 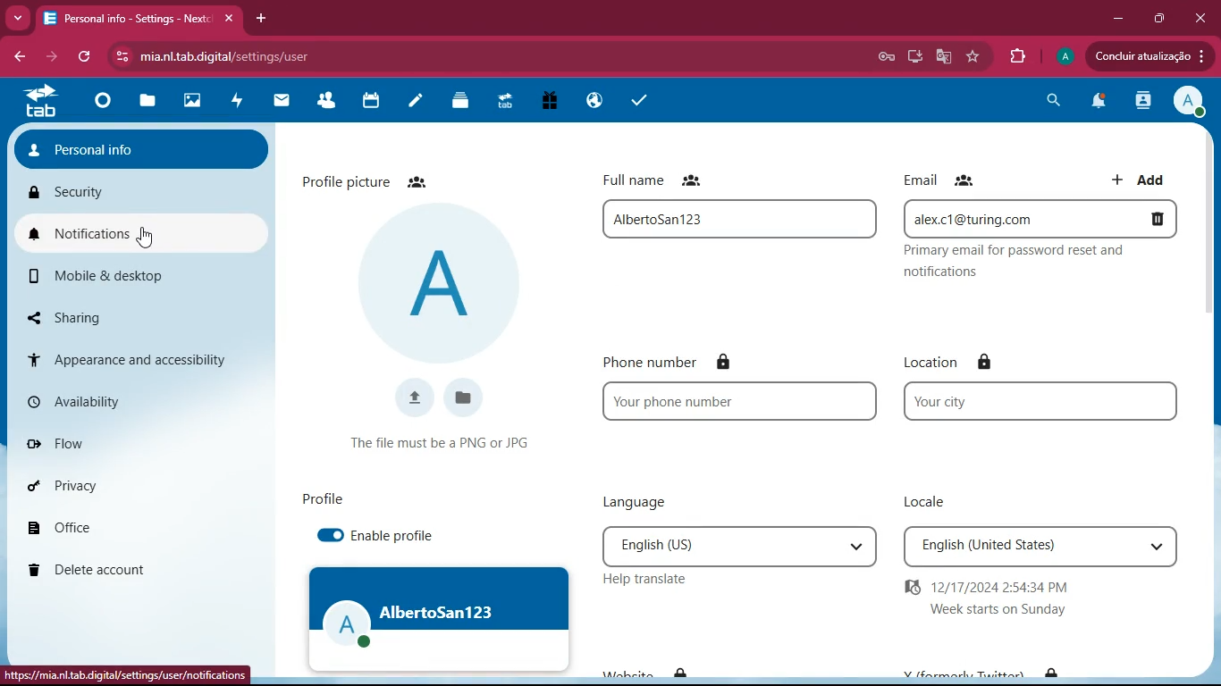 What do you see at coordinates (262, 16) in the screenshot?
I see `add tab` at bounding box center [262, 16].